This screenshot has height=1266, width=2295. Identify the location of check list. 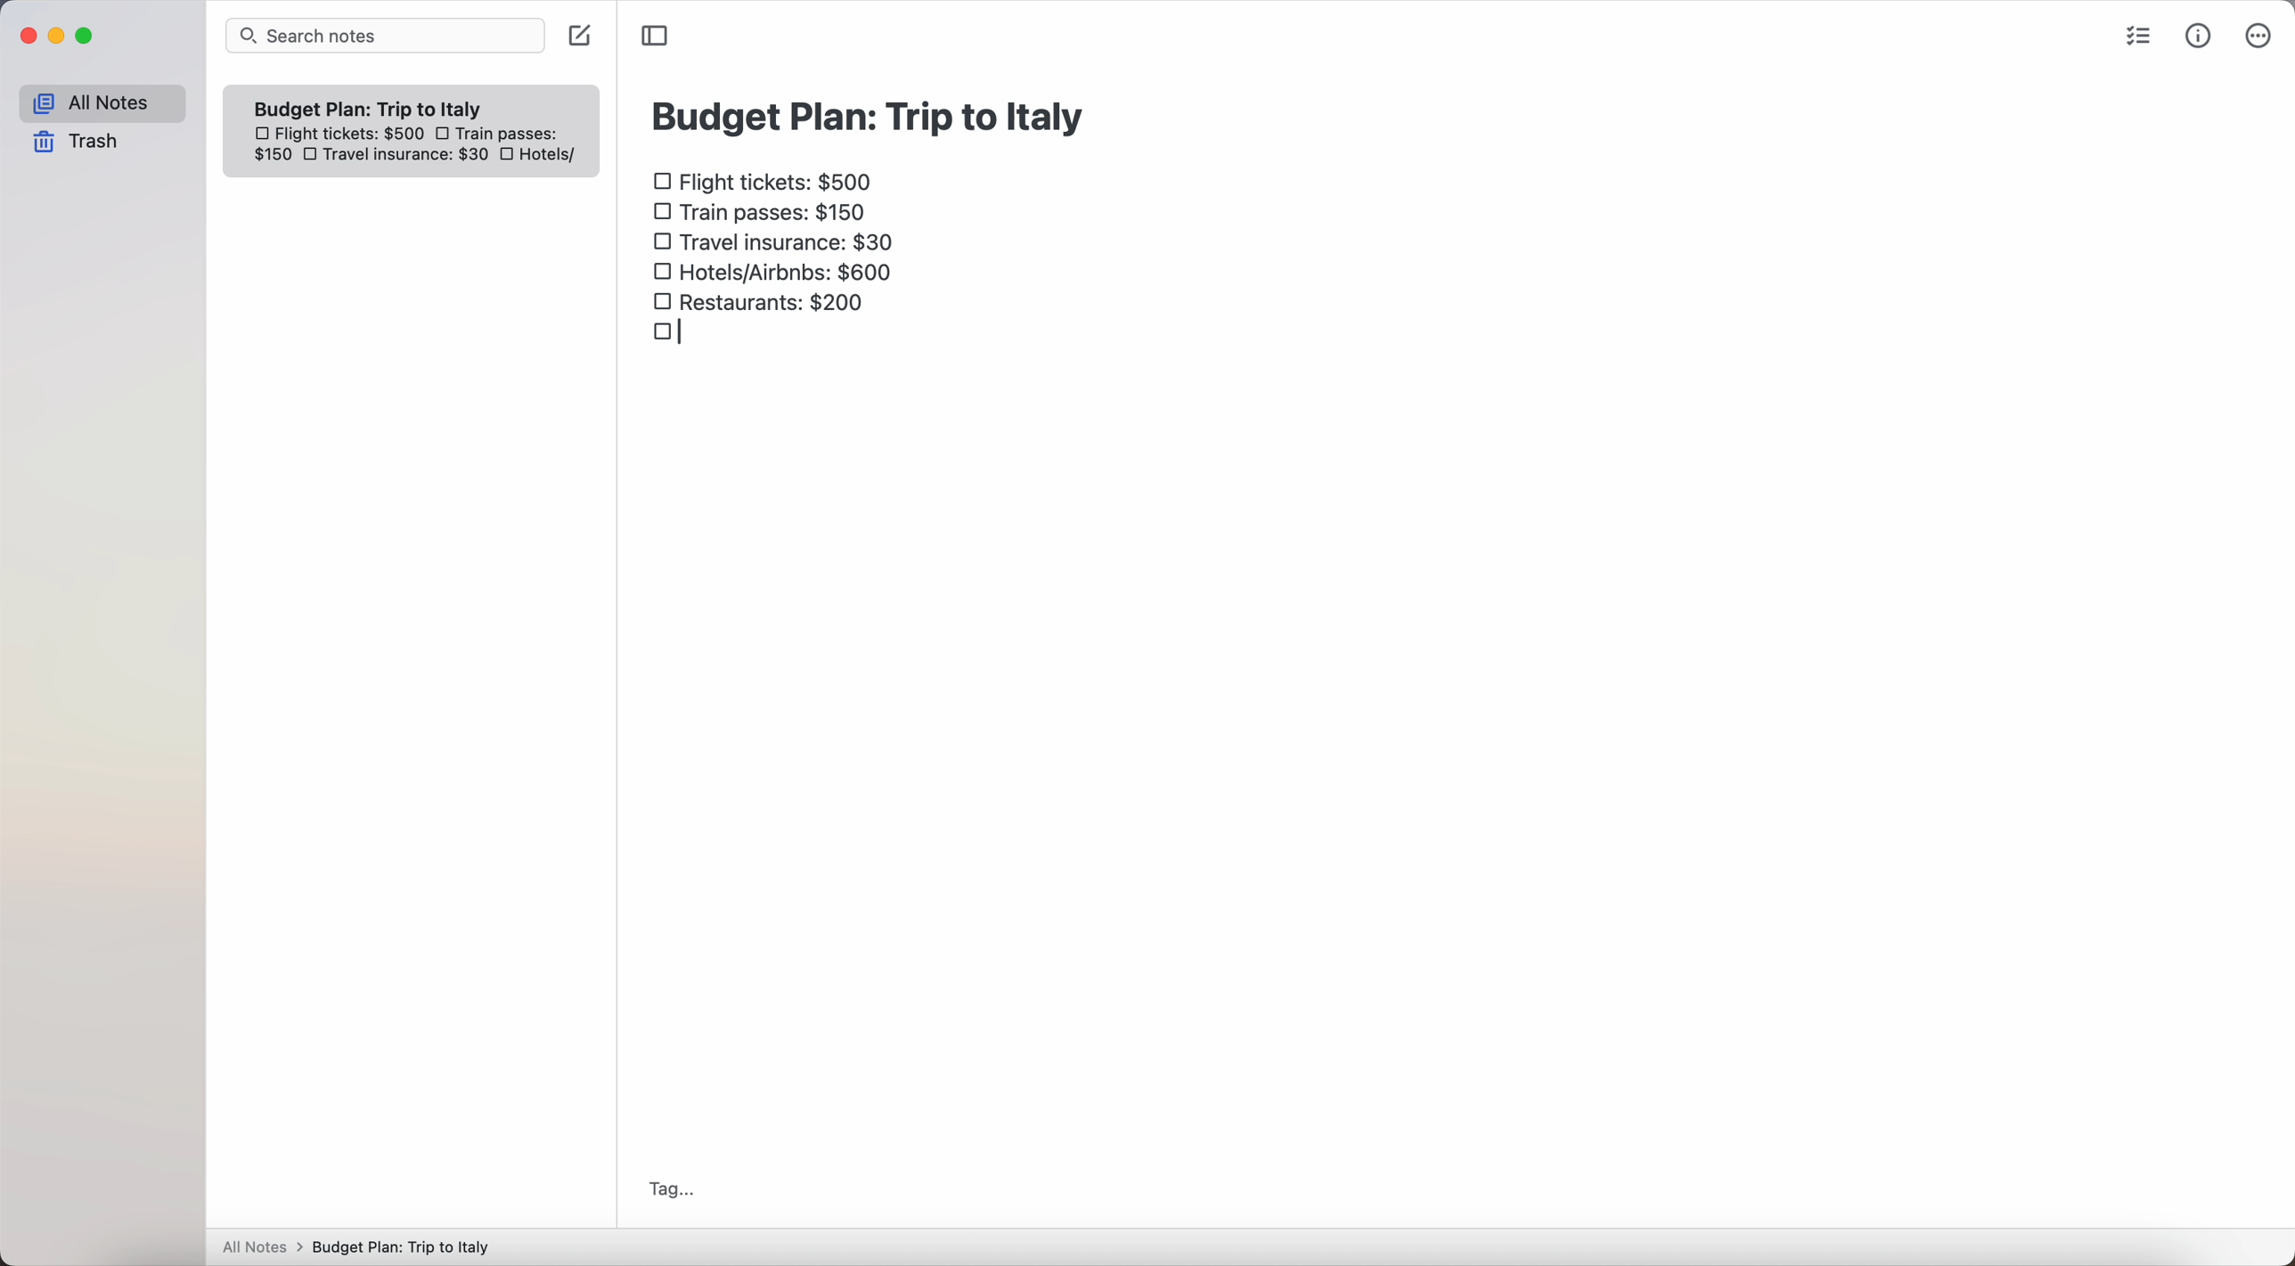
(2144, 38).